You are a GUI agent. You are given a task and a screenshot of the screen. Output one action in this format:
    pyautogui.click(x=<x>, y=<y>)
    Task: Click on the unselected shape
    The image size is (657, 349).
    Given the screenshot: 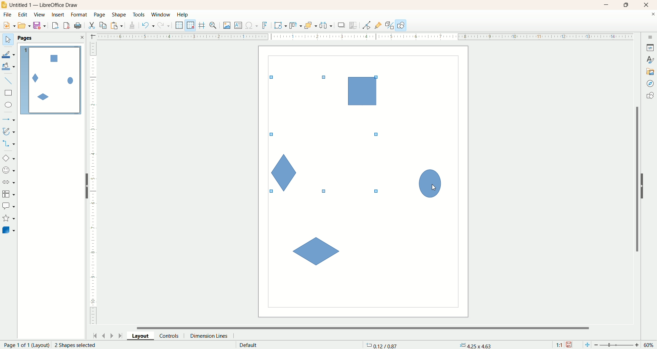 What is the action you would take?
    pyautogui.click(x=430, y=184)
    